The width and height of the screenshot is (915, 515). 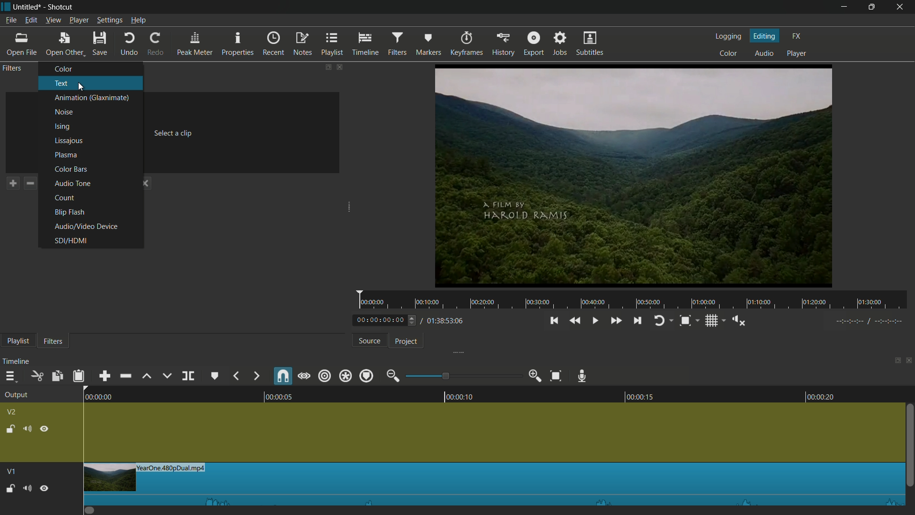 What do you see at coordinates (366, 376) in the screenshot?
I see `ripple markers` at bounding box center [366, 376].